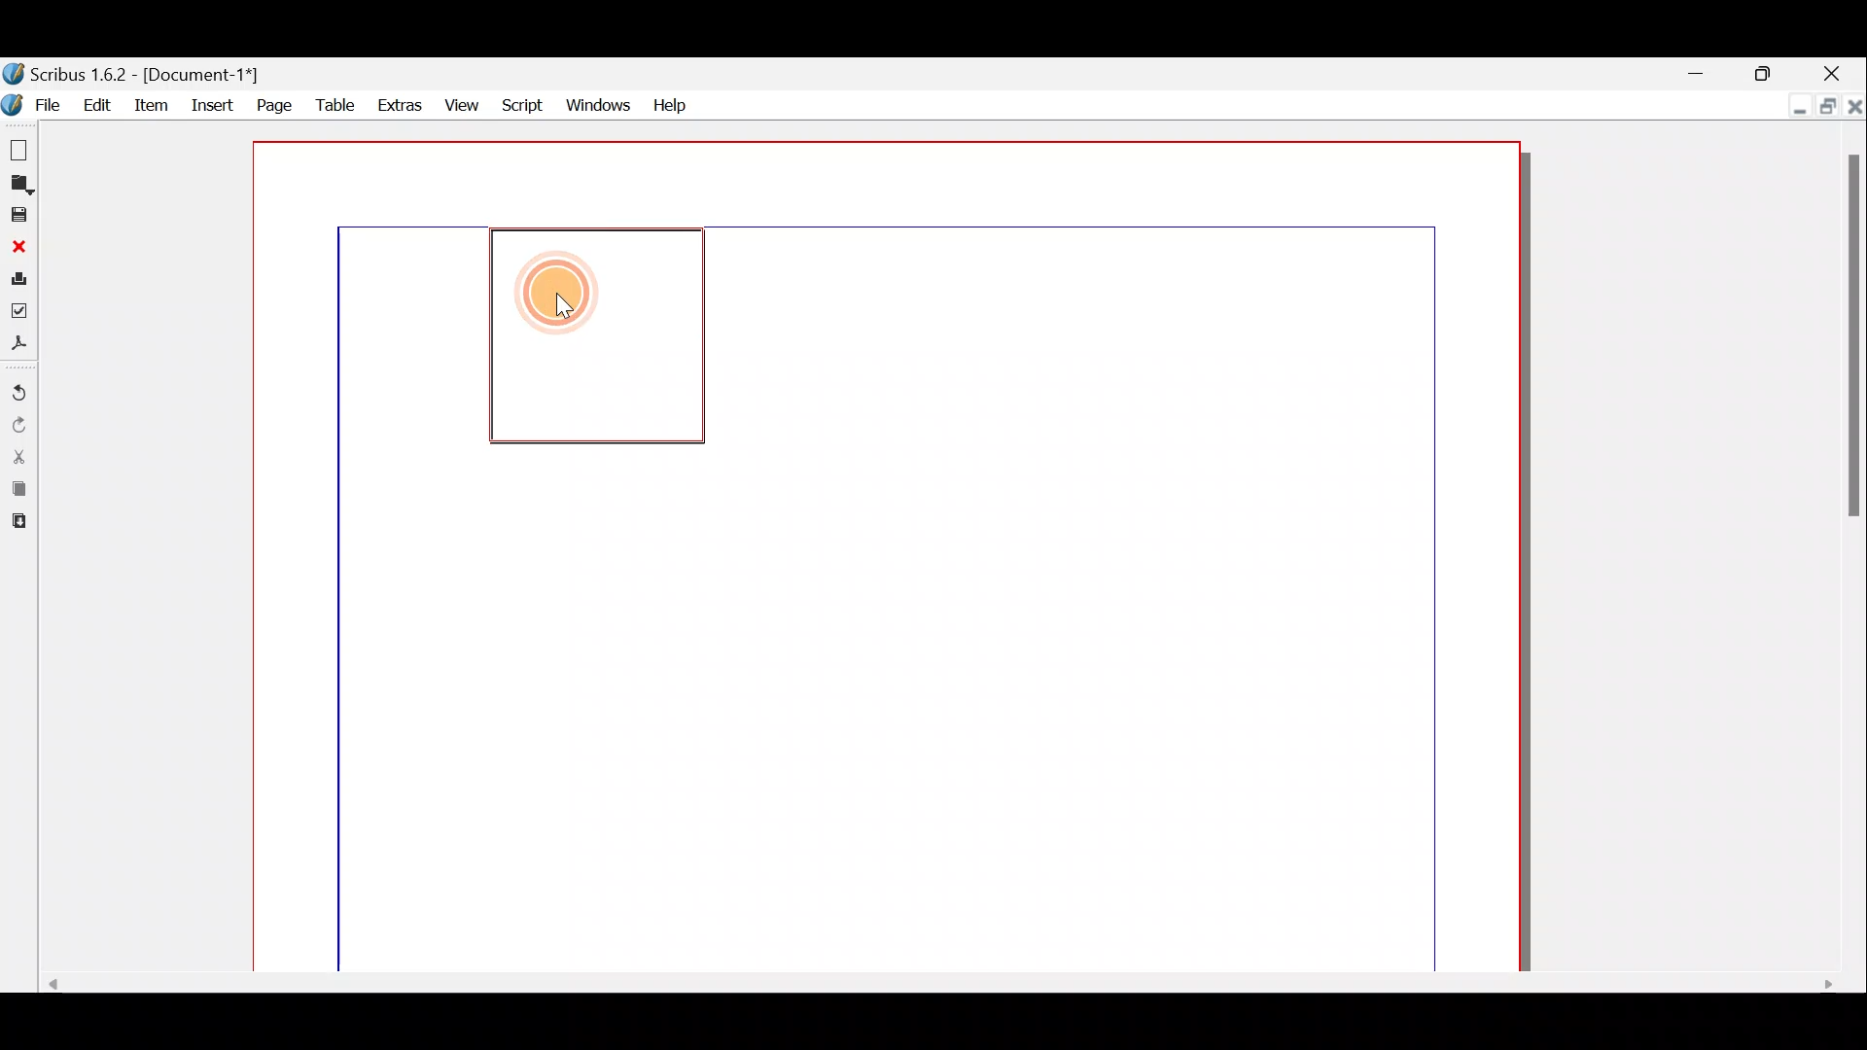 This screenshot has height=1050, width=1867. I want to click on curosr, so click(569, 307).